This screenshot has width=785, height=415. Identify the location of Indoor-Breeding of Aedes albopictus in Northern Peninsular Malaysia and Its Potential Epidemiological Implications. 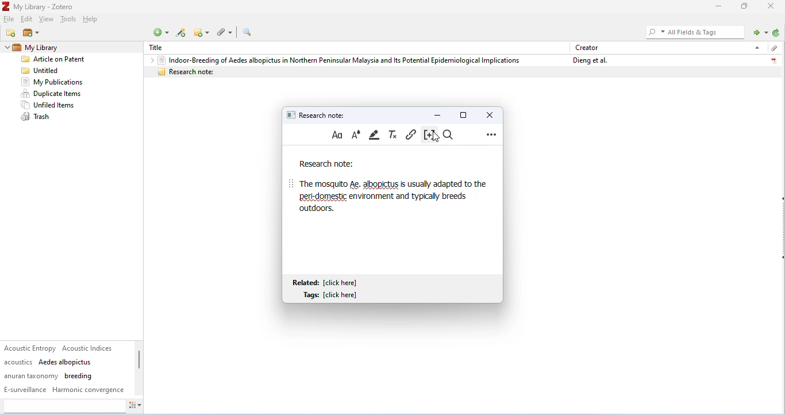
(338, 60).